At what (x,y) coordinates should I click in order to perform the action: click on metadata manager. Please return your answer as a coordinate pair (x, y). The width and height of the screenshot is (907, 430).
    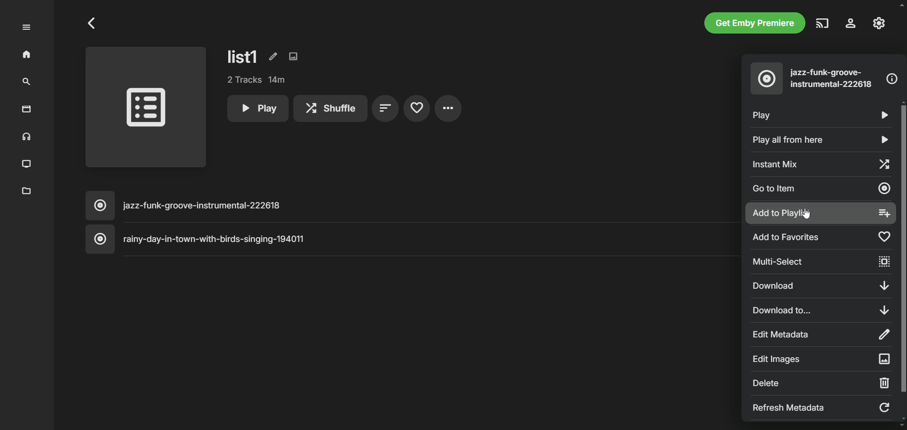
    Looking at the image, I should click on (27, 191).